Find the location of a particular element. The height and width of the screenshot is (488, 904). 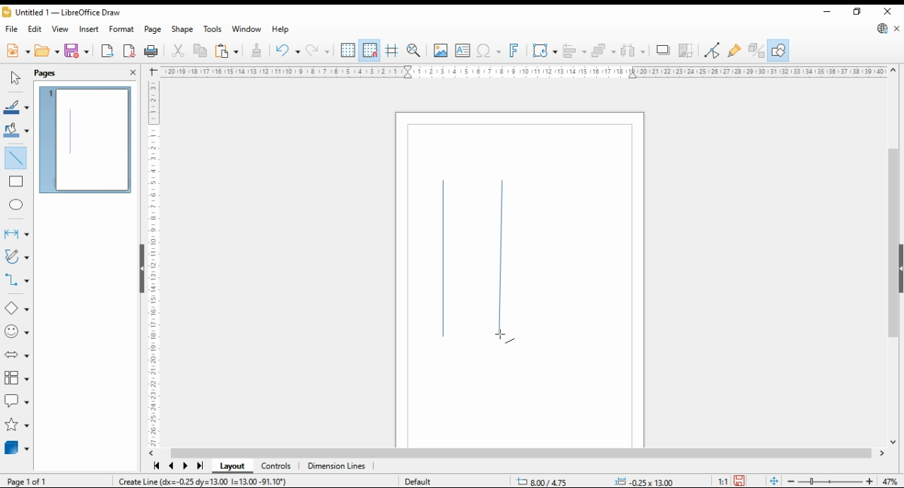

fill color is located at coordinates (16, 129).